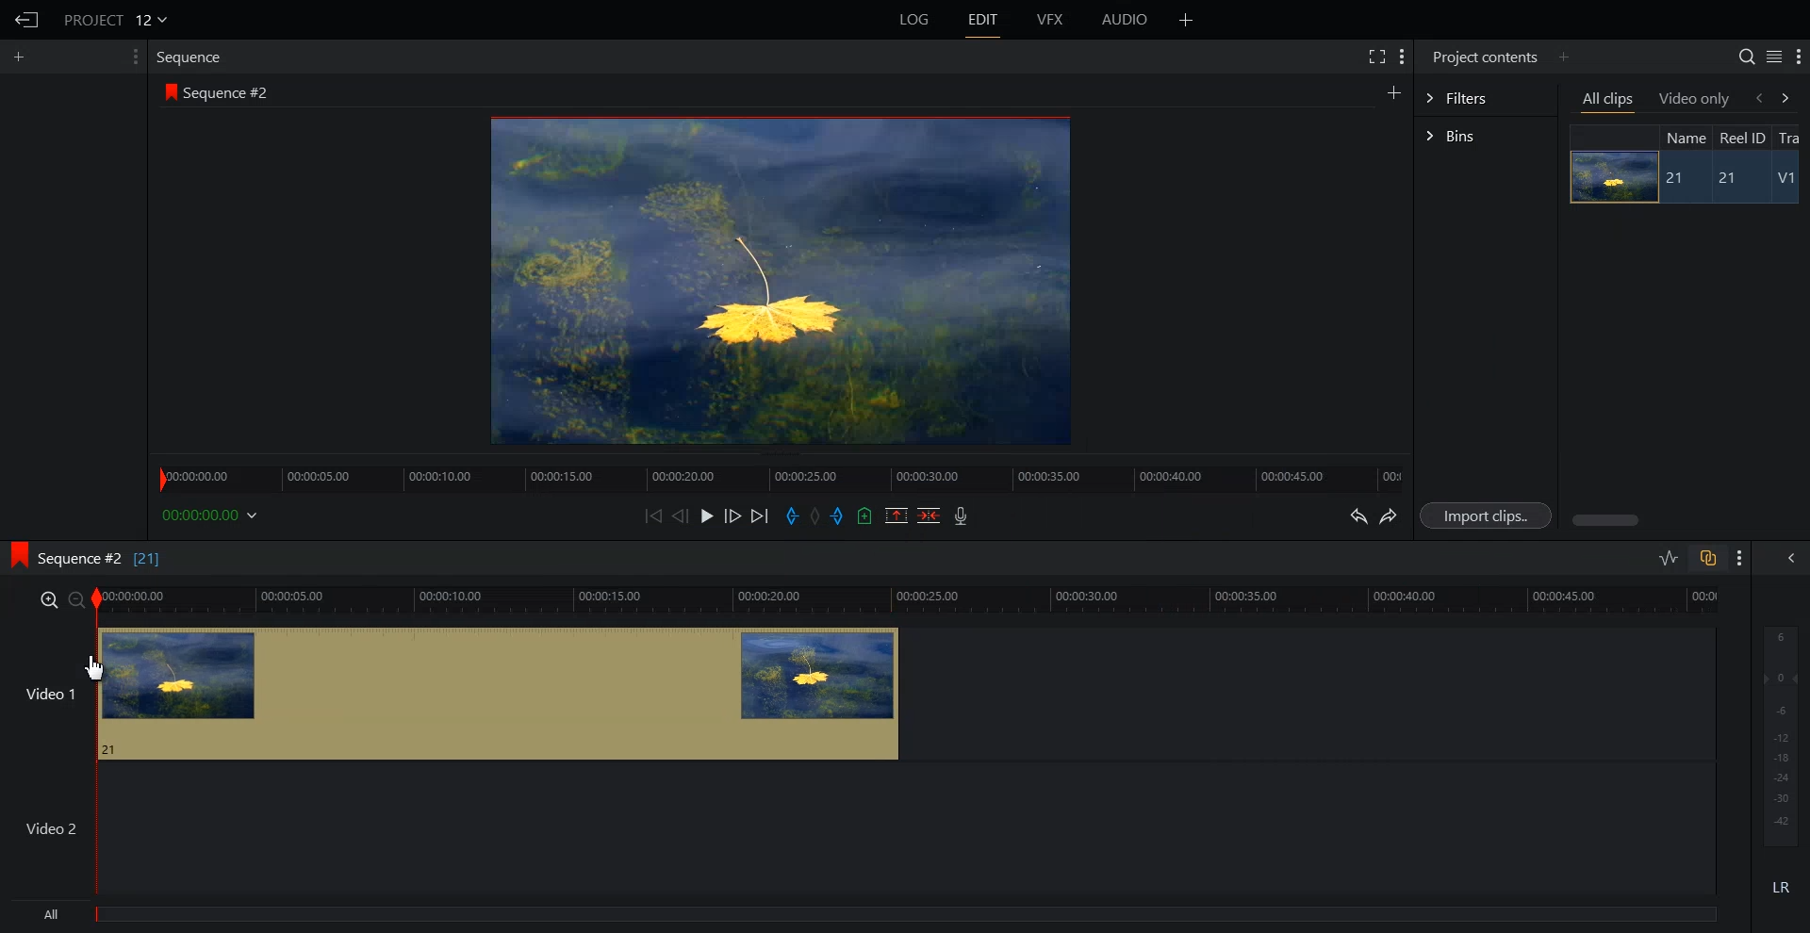 Image resolution: width=1810 pixels, height=933 pixels. I want to click on Nurse one frame forward, so click(733, 516).